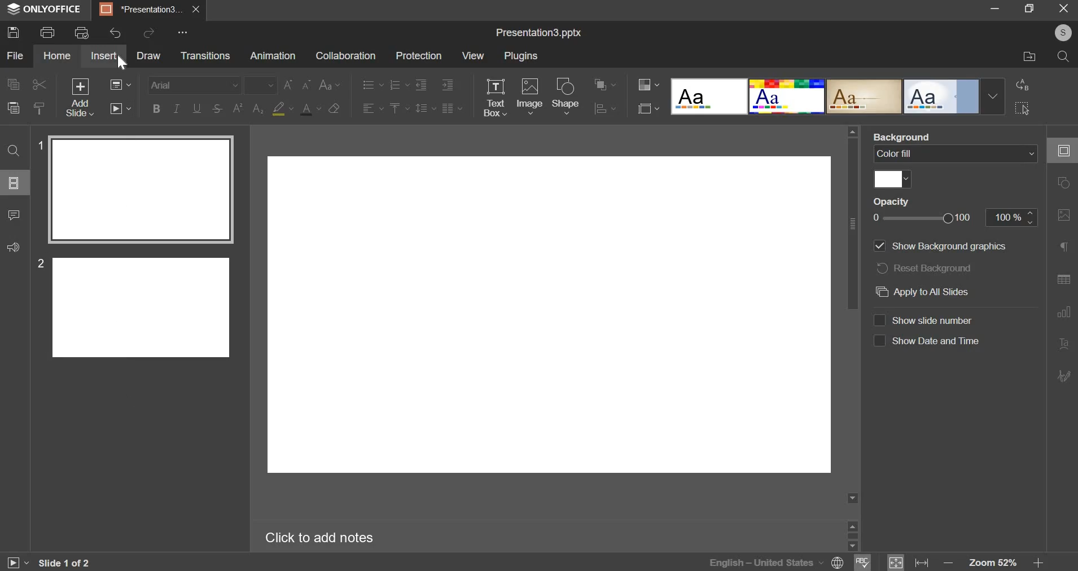 The height and width of the screenshot is (571, 1078). Describe the element at coordinates (373, 85) in the screenshot. I see `bullets` at that location.